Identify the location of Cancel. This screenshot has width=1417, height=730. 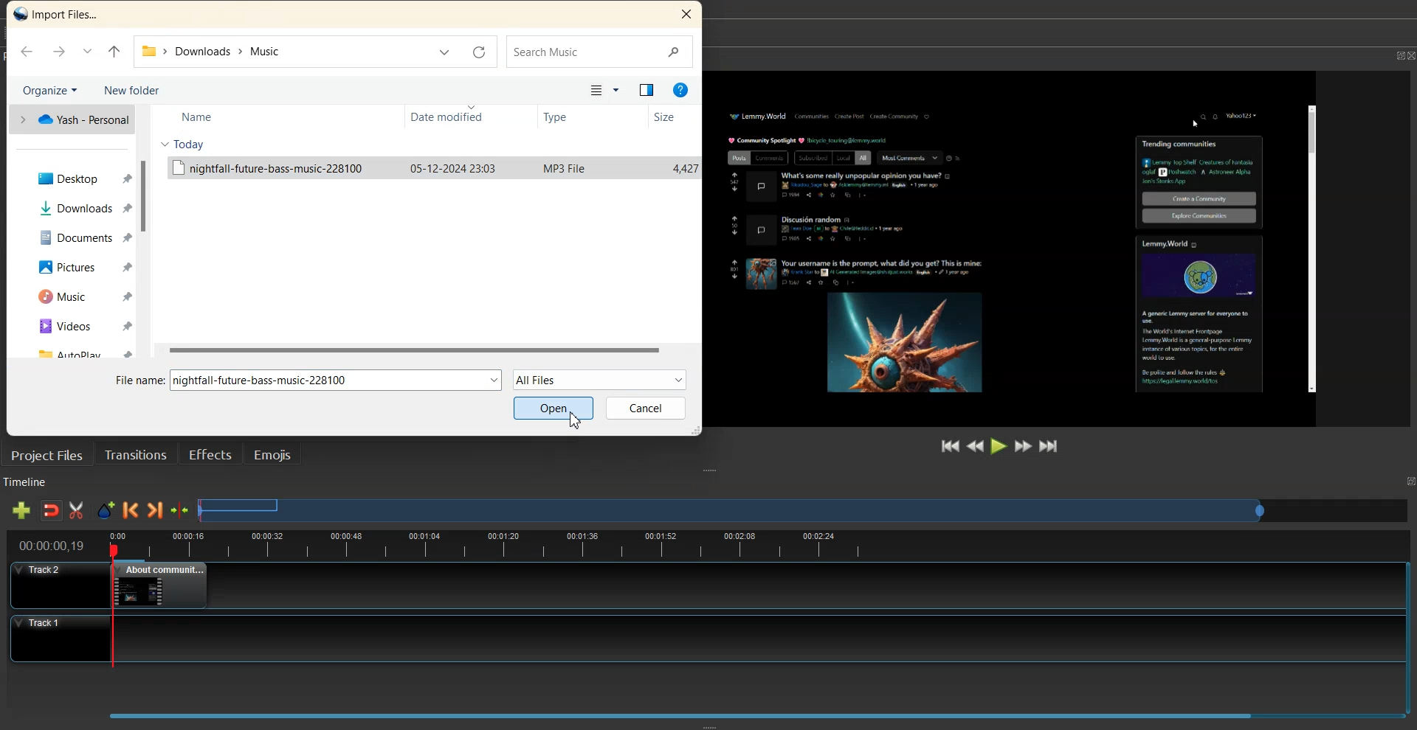
(646, 409).